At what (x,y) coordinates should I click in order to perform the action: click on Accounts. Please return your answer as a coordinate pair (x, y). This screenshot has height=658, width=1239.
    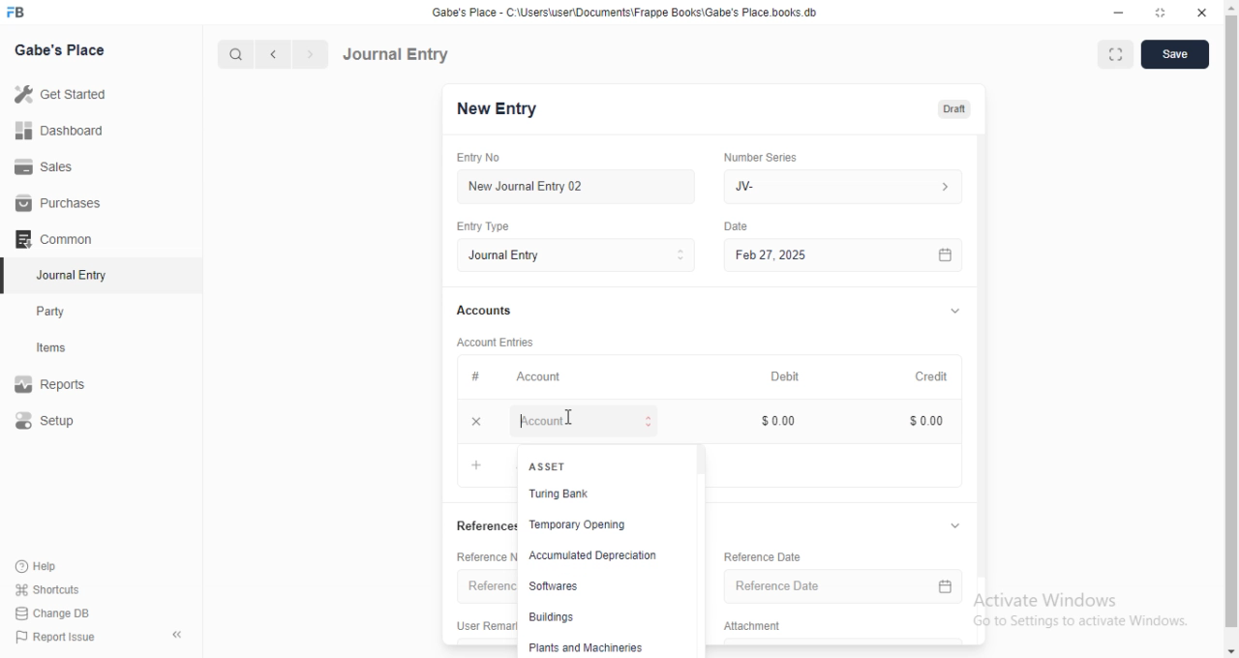
    Looking at the image, I should click on (491, 311).